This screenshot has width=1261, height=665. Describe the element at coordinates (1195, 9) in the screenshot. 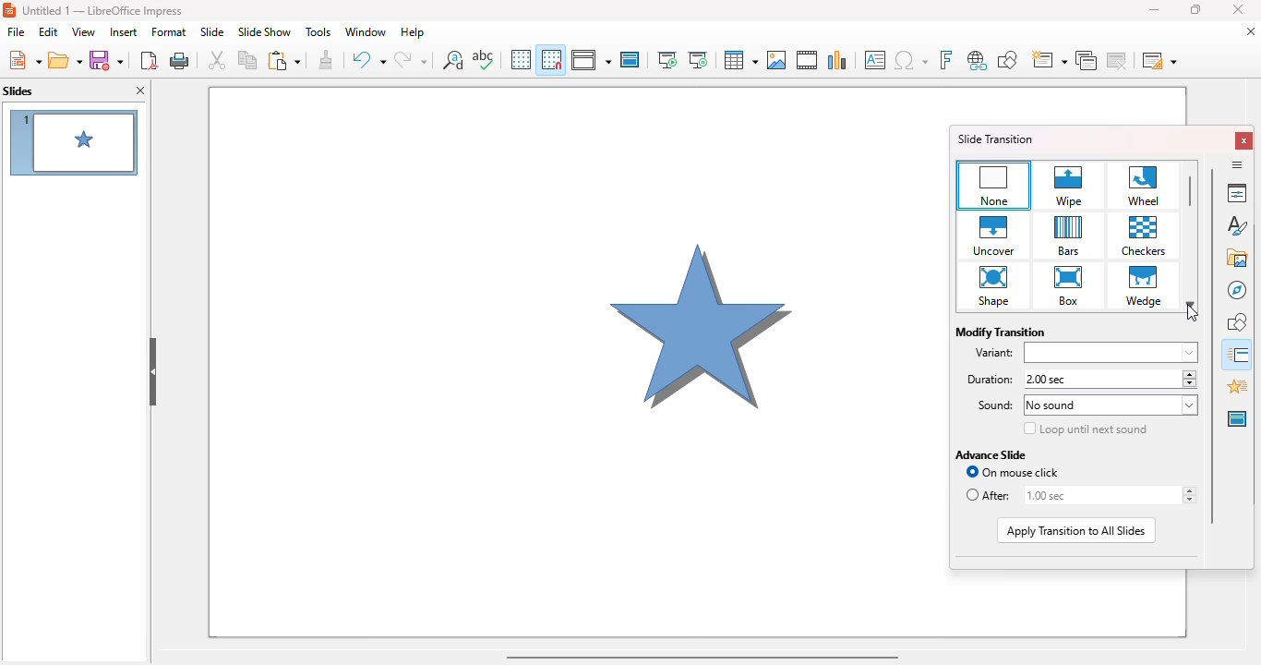

I see `maximize` at that location.